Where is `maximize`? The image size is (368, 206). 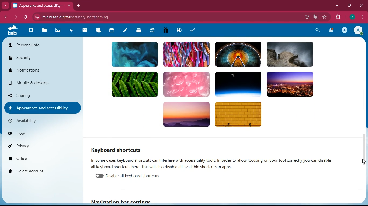 maximize is located at coordinates (349, 6).